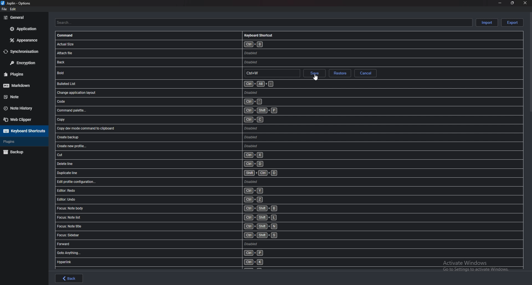  What do you see at coordinates (69, 278) in the screenshot?
I see `back` at bounding box center [69, 278].